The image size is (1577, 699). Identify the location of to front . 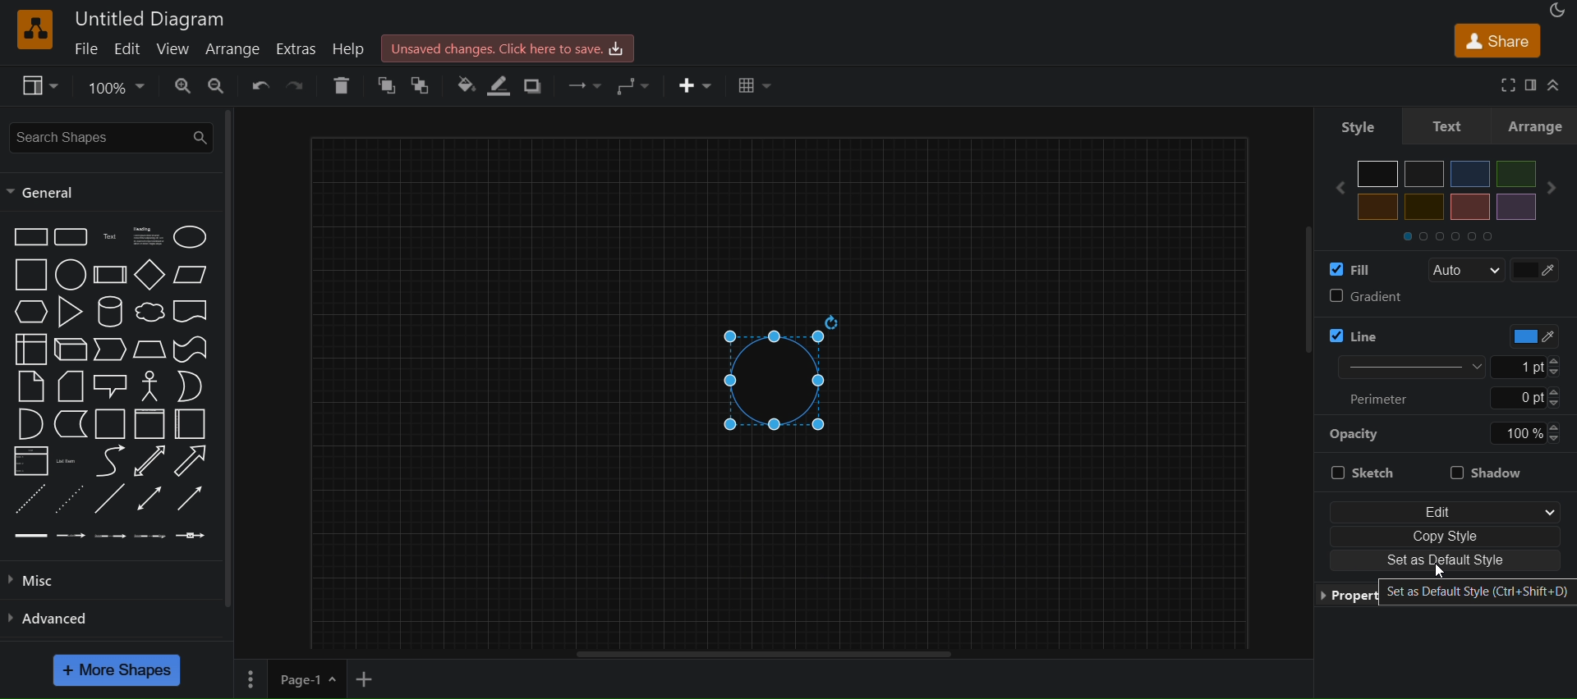
(425, 85).